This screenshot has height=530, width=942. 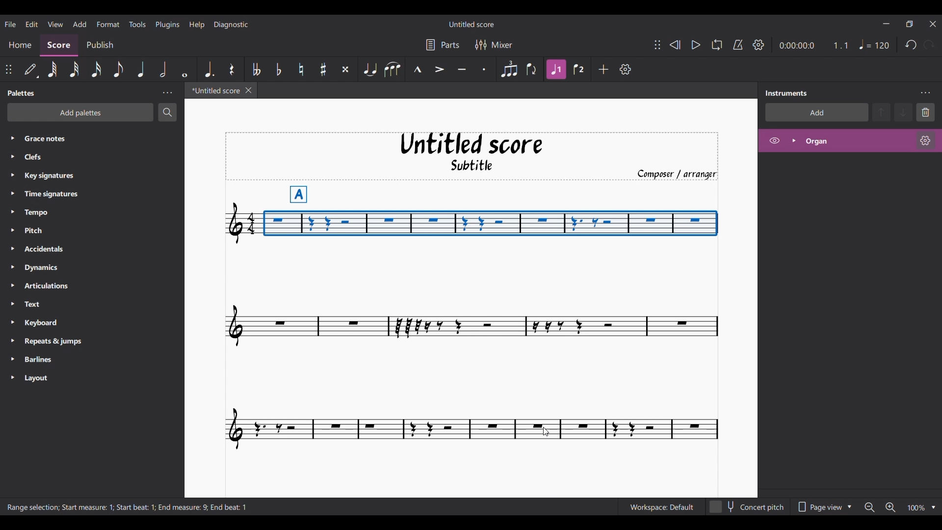 What do you see at coordinates (8, 69) in the screenshot?
I see `Change position of toolbar attached` at bounding box center [8, 69].